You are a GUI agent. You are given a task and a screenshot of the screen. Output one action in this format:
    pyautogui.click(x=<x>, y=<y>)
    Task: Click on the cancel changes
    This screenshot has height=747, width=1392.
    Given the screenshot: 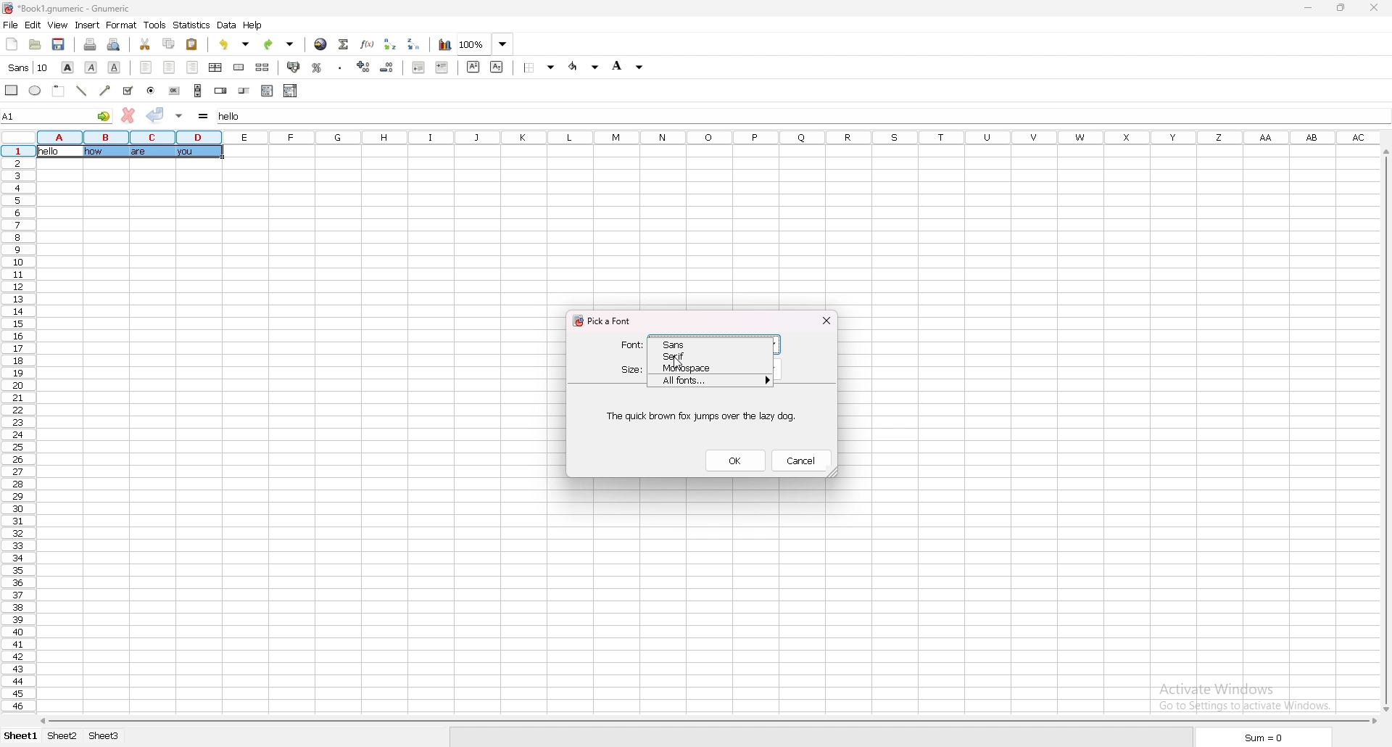 What is the action you would take?
    pyautogui.click(x=128, y=115)
    